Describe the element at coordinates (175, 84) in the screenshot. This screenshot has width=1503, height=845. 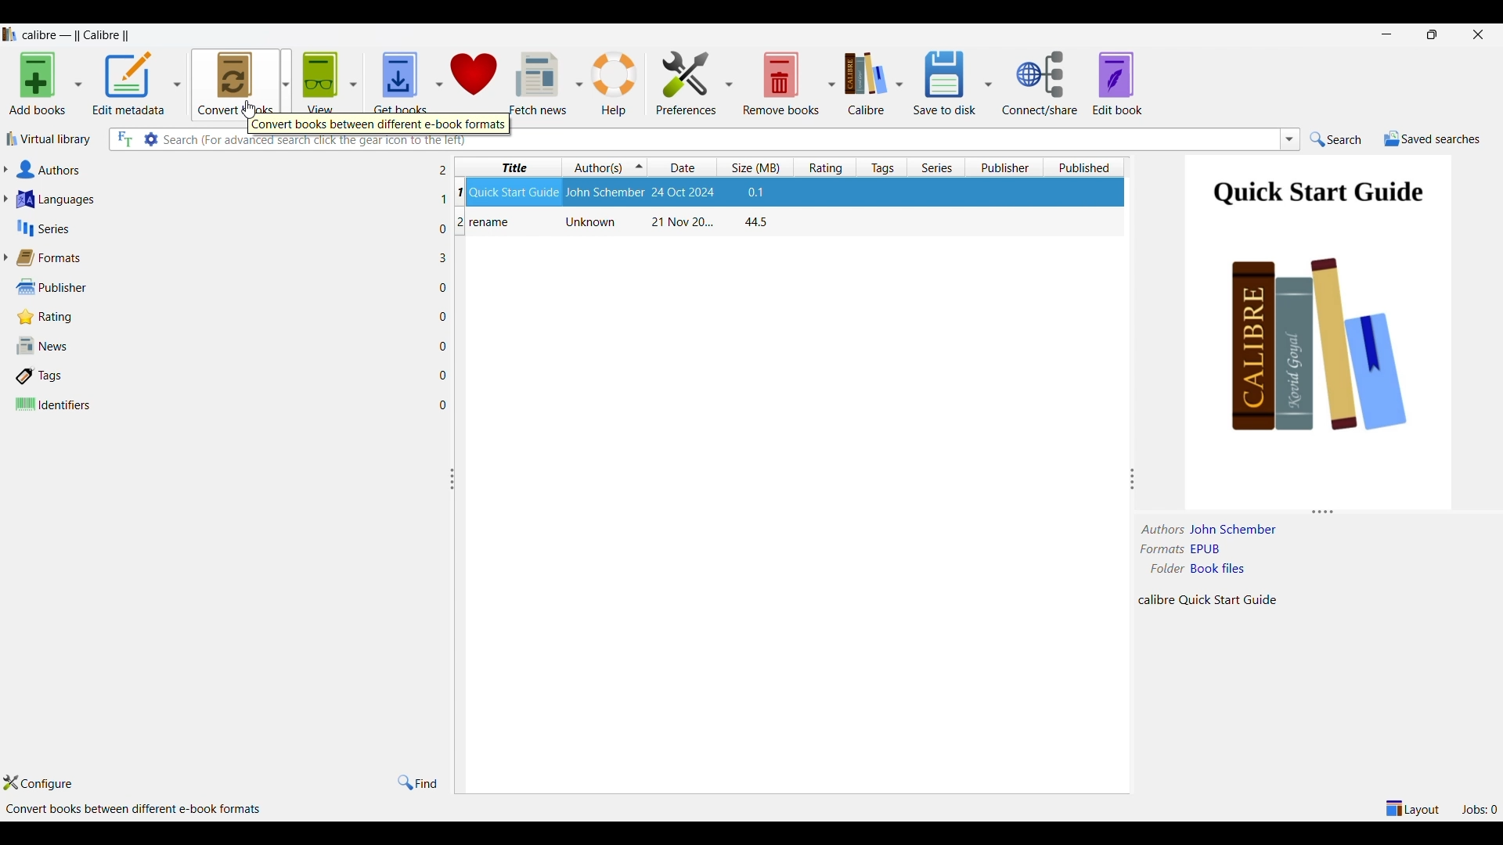
I see `Edit metadata options` at that location.